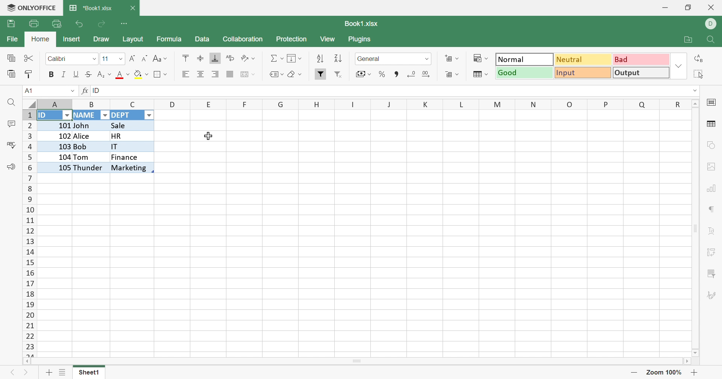  I want to click on Accounting, so click(363, 74).